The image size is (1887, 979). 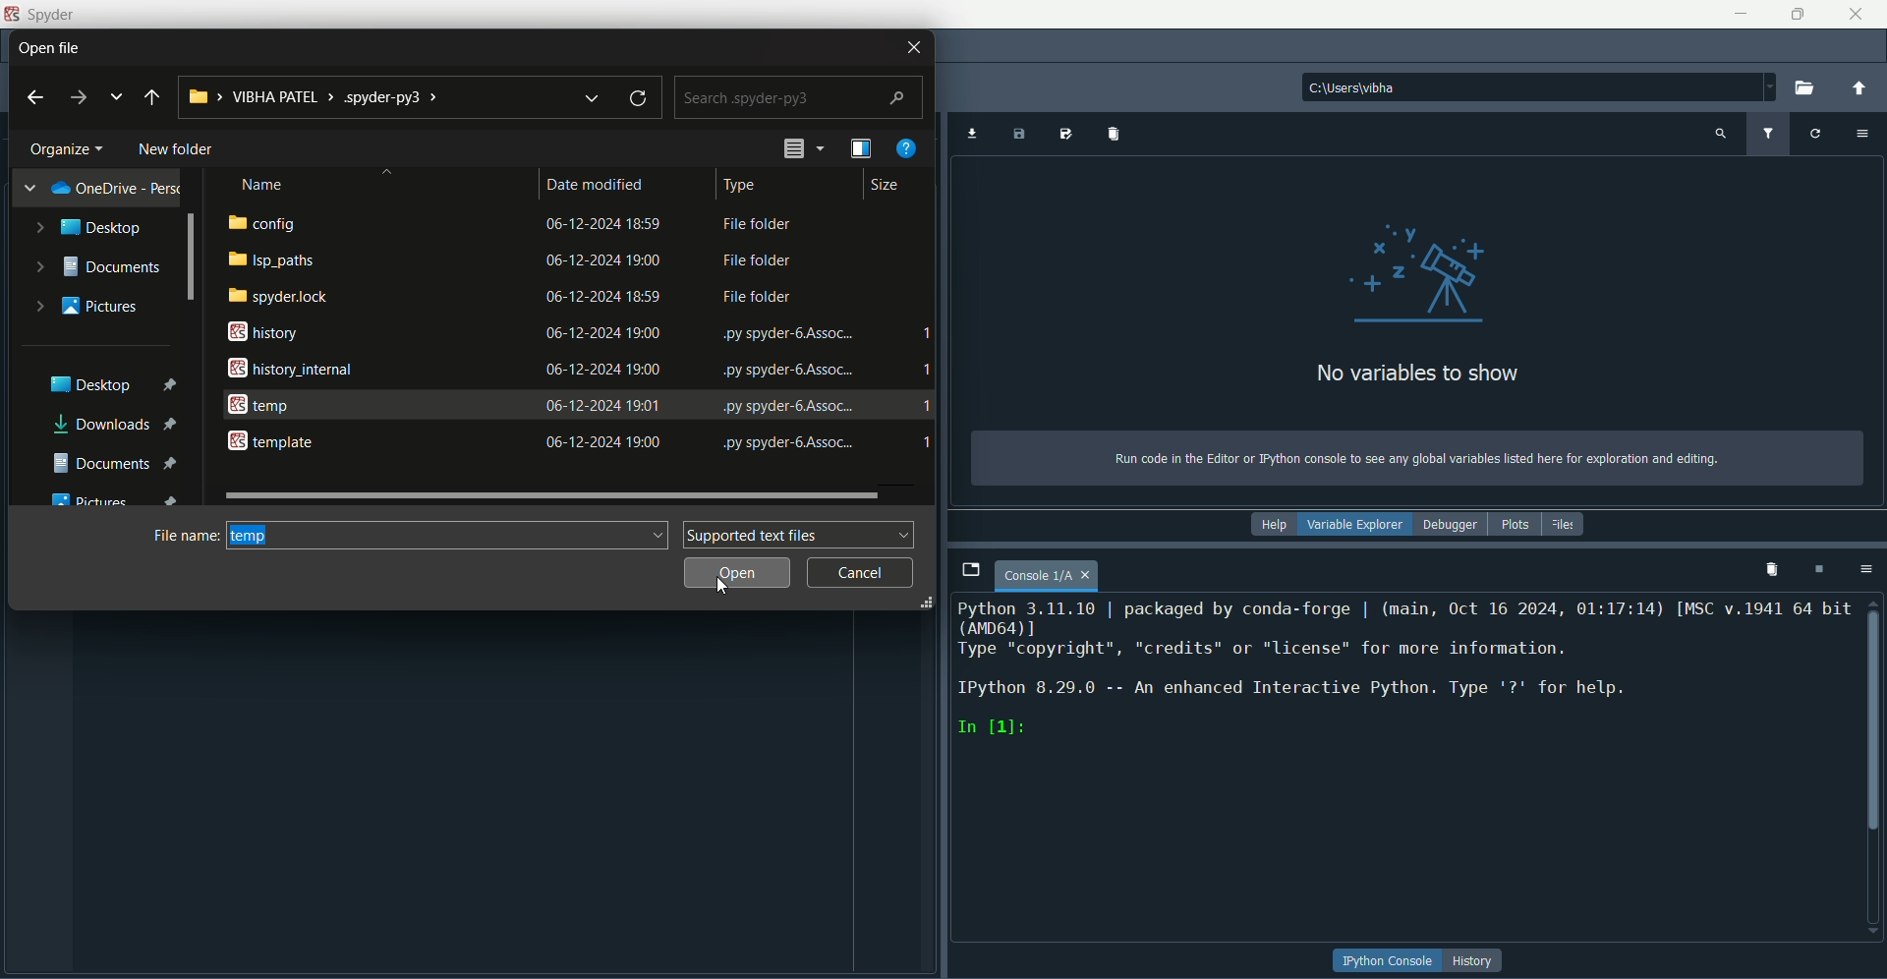 What do you see at coordinates (974, 135) in the screenshot?
I see `import data` at bounding box center [974, 135].